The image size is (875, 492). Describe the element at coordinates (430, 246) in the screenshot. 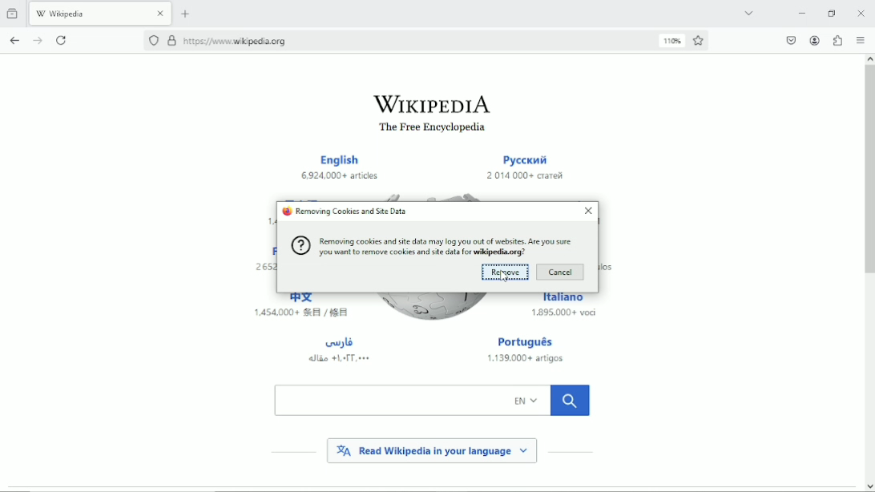

I see `| Removing cookies and sit data may log you out of websites. Ave you sure:
SA SE` at that location.